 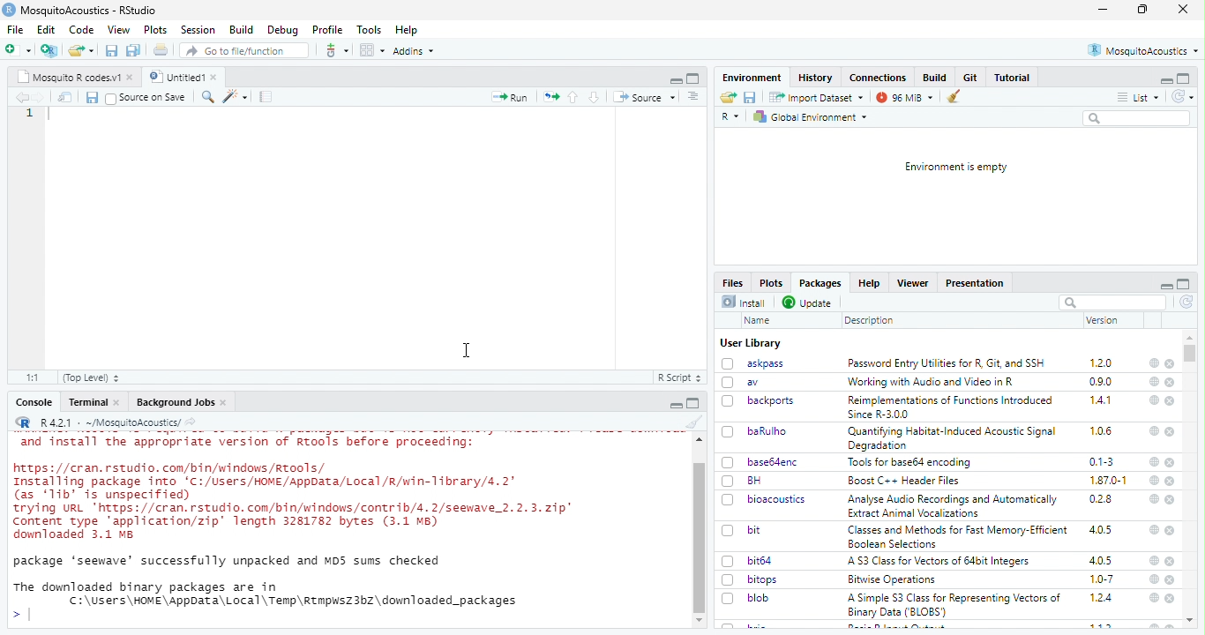 What do you see at coordinates (729, 532) in the screenshot?
I see `checkbox` at bounding box center [729, 532].